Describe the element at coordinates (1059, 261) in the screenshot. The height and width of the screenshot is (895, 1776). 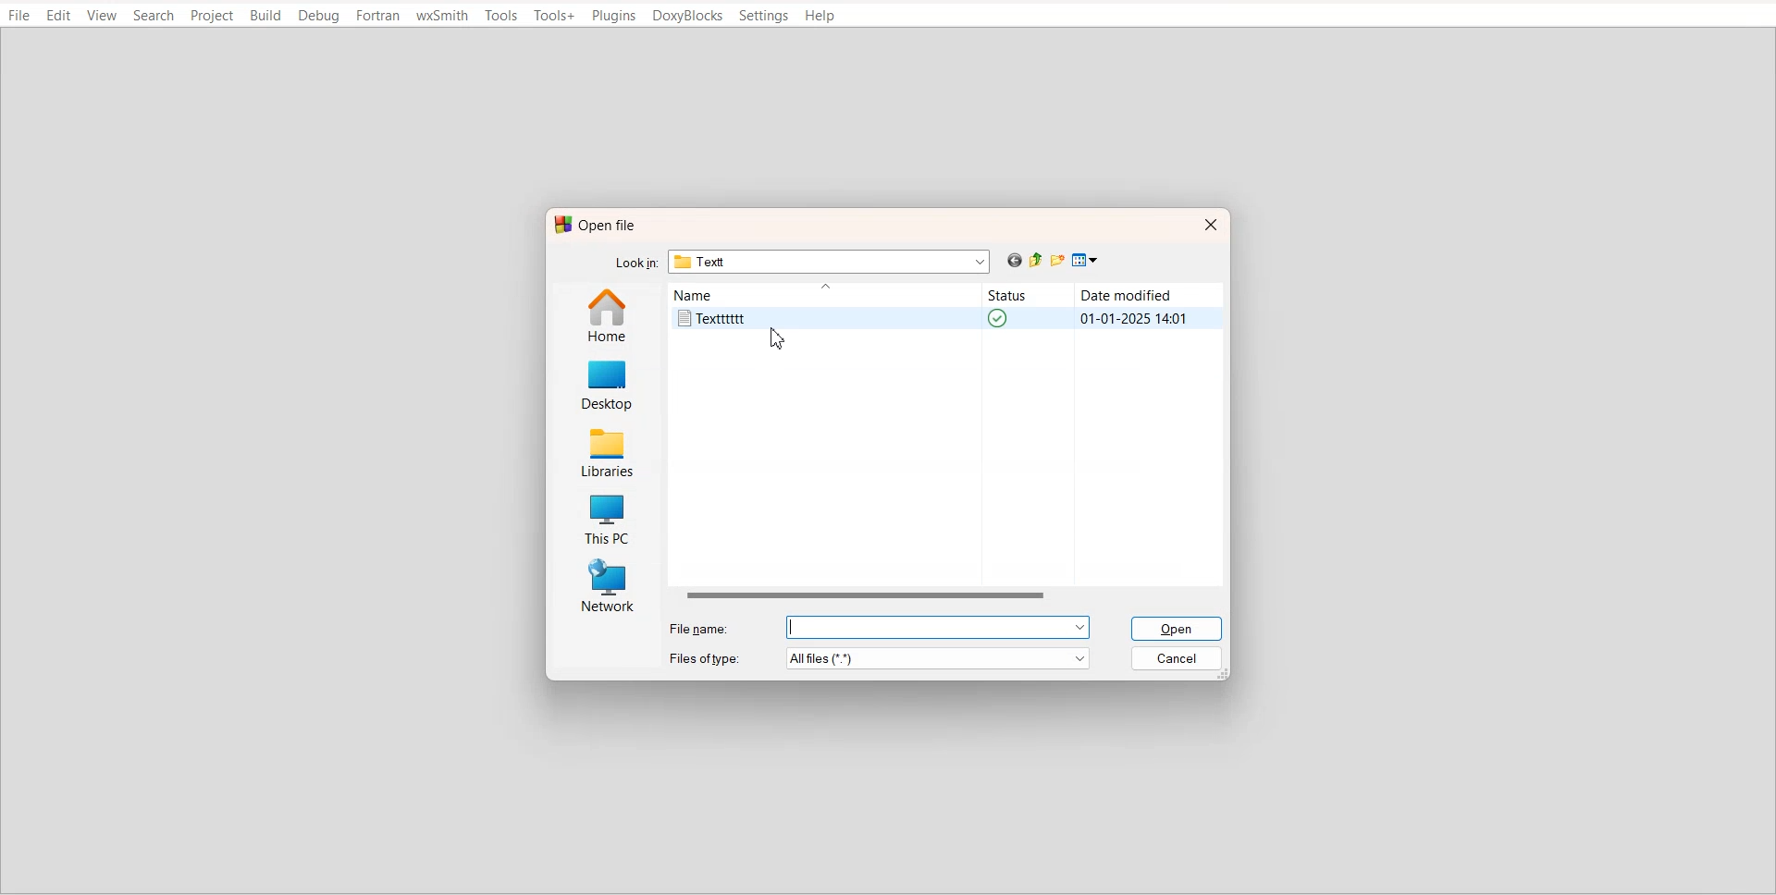
I see `Create new folder` at that location.